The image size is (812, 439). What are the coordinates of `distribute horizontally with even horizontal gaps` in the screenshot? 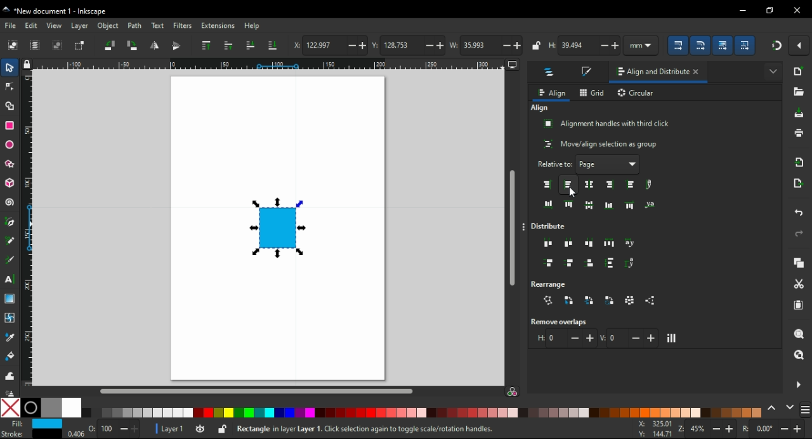 It's located at (610, 244).